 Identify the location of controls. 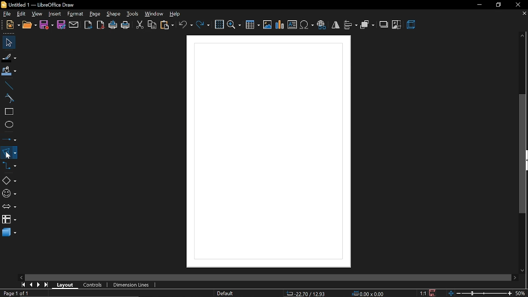
(95, 285).